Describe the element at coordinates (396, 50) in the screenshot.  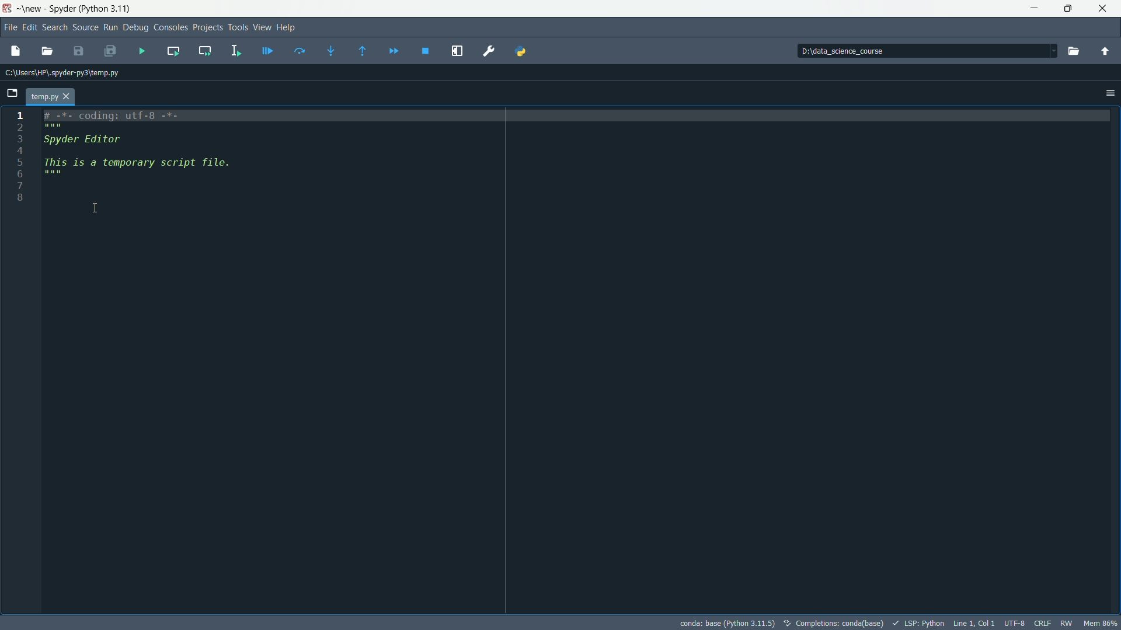
I see `continue execution until next breakpoint` at that location.